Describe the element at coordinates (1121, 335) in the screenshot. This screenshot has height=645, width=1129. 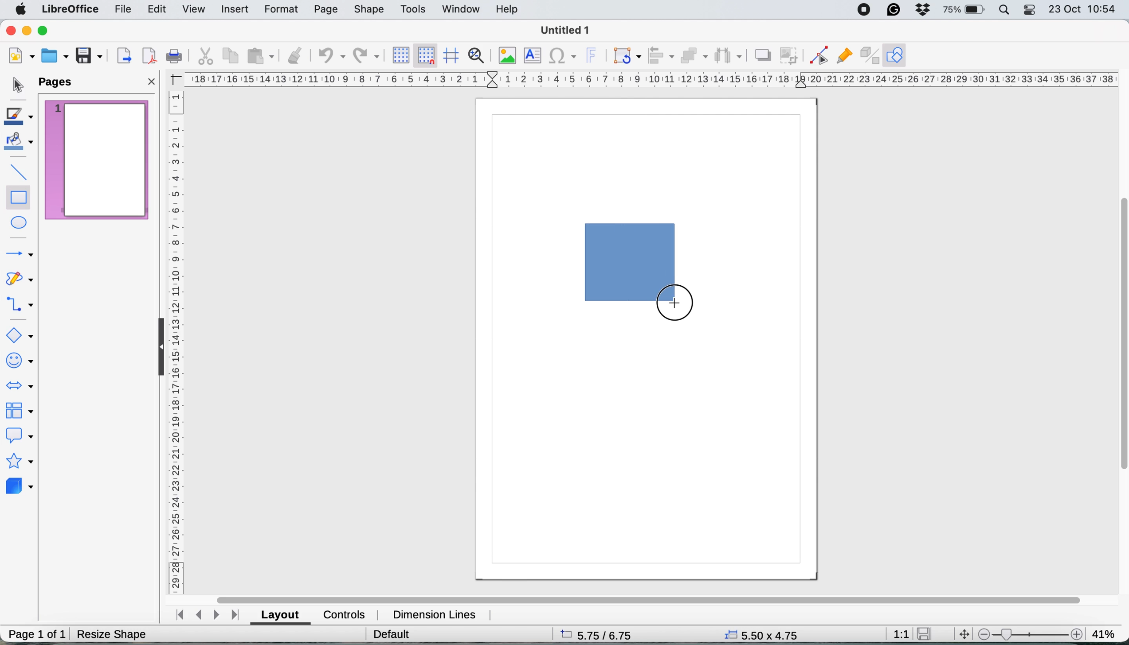
I see `vertical scroll bar` at that location.